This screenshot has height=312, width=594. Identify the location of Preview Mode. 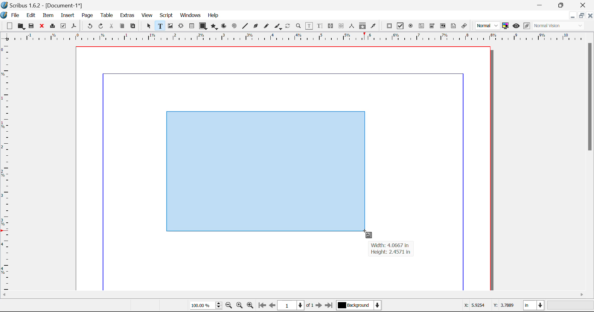
(516, 26).